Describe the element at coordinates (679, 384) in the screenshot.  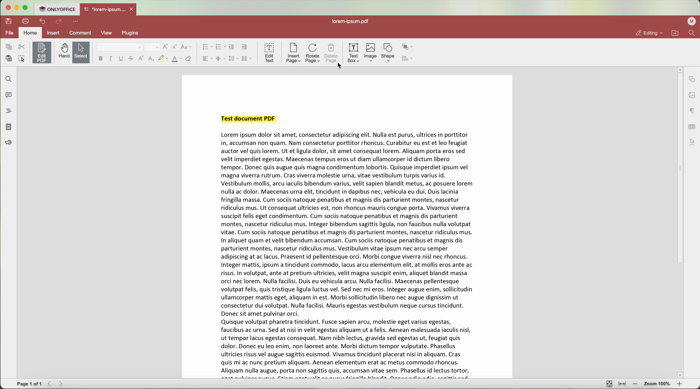
I see `zoom in` at that location.